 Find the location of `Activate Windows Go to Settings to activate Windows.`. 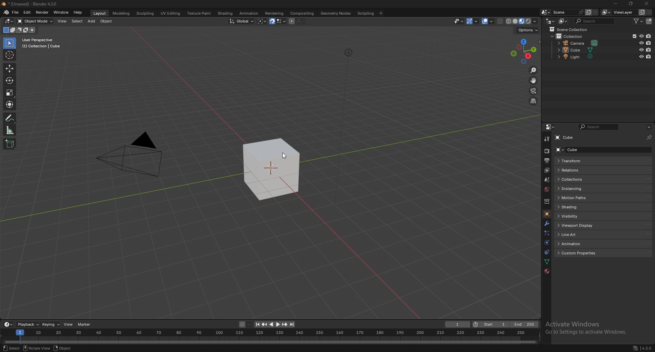

Activate Windows Go to Settings to activate Windows. is located at coordinates (586, 329).